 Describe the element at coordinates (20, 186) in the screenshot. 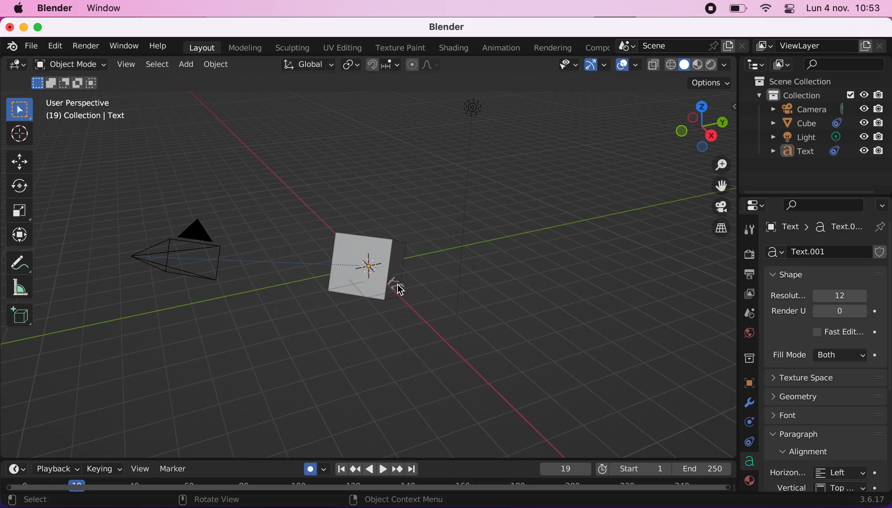

I see `rotate` at that location.